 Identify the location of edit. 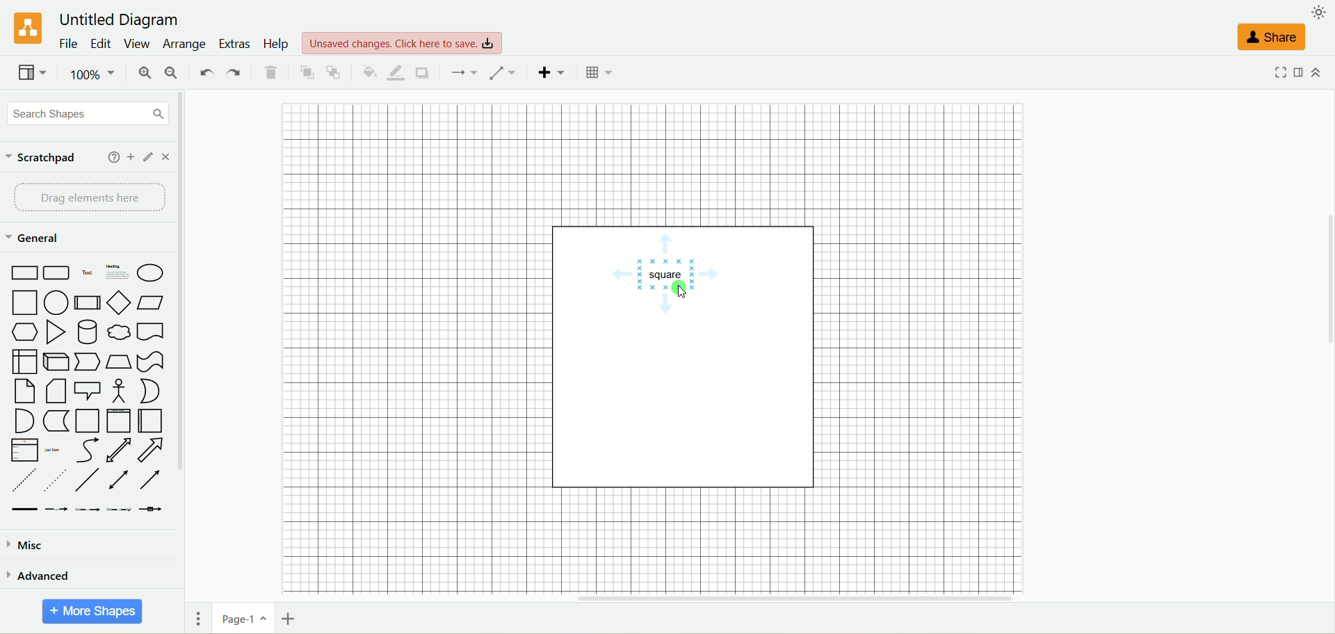
(147, 157).